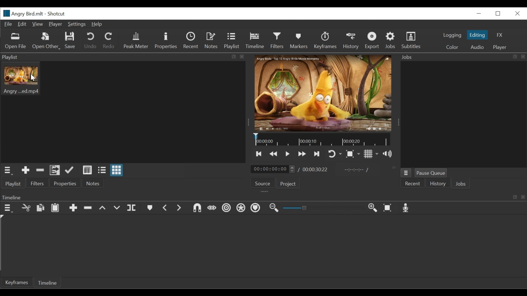 The image size is (527, 296). I want to click on Total duration, so click(316, 169).